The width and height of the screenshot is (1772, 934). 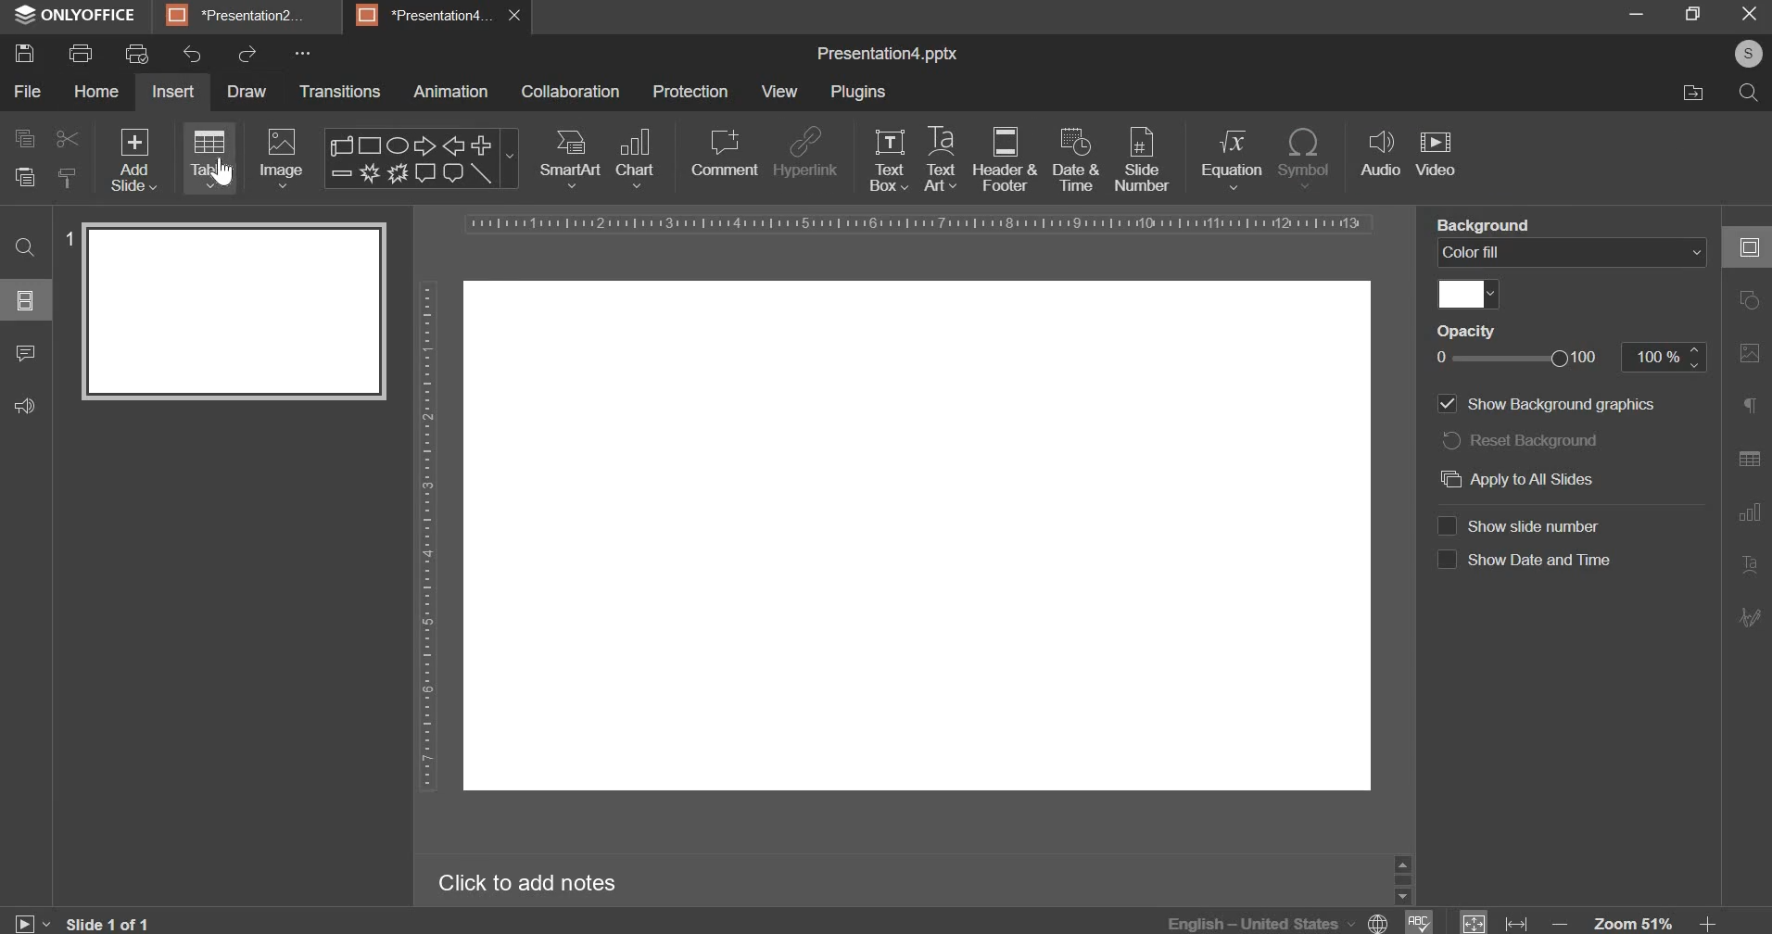 I want to click on background, so click(x=1477, y=223).